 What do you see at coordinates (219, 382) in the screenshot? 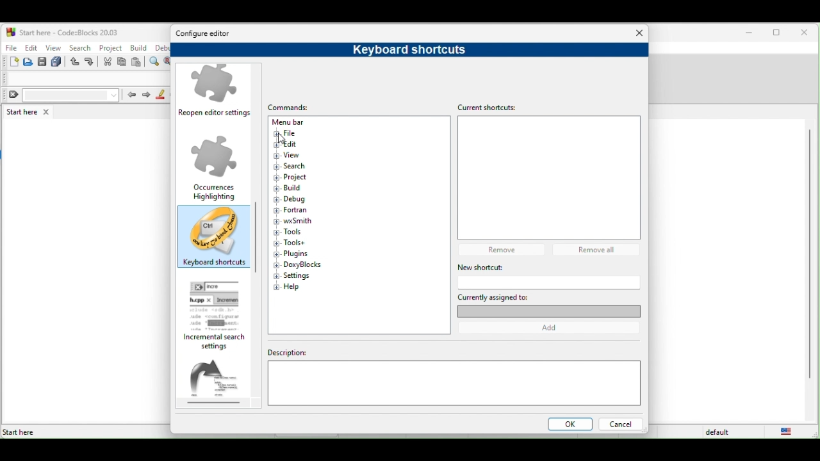
I see `abbreviations` at bounding box center [219, 382].